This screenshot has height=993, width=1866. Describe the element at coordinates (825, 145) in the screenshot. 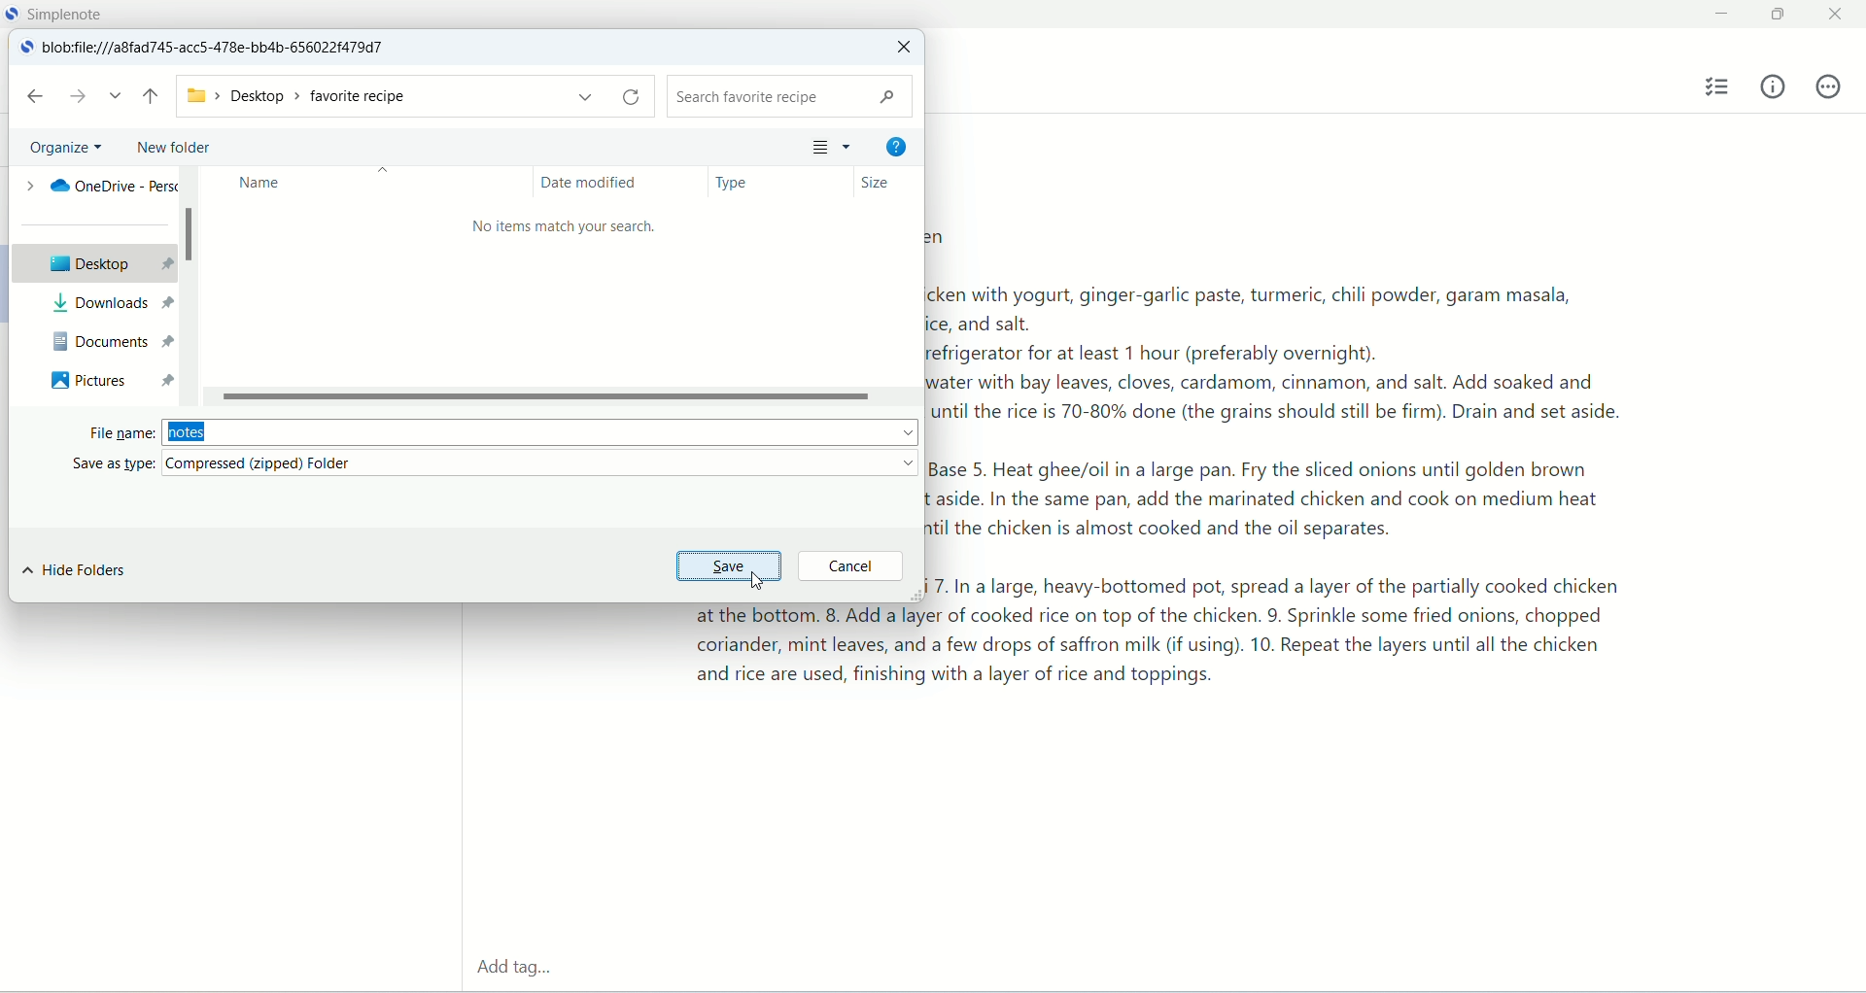

I see `change view` at that location.